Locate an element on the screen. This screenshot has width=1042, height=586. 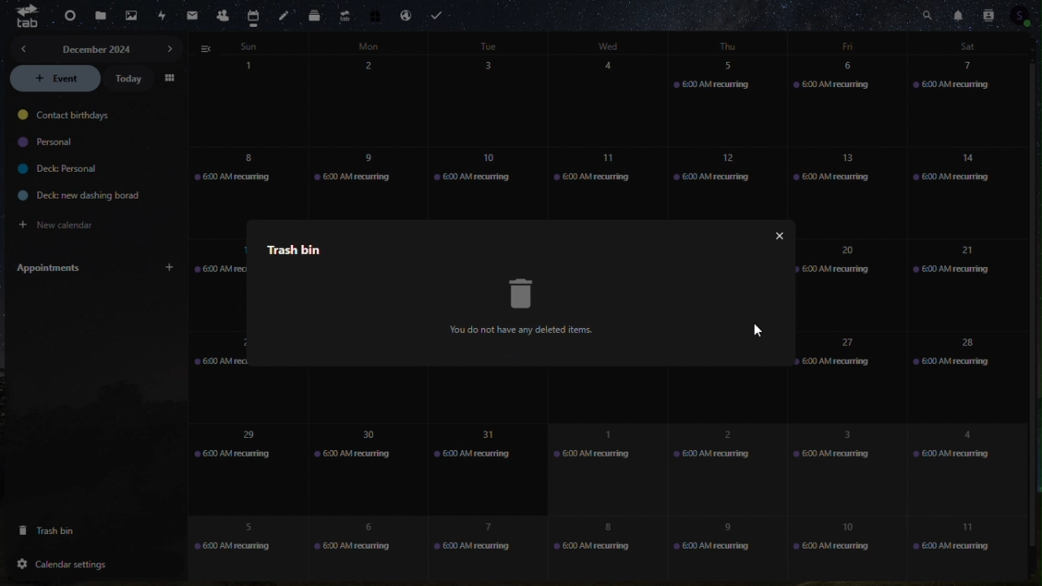
3 is located at coordinates (493, 102).